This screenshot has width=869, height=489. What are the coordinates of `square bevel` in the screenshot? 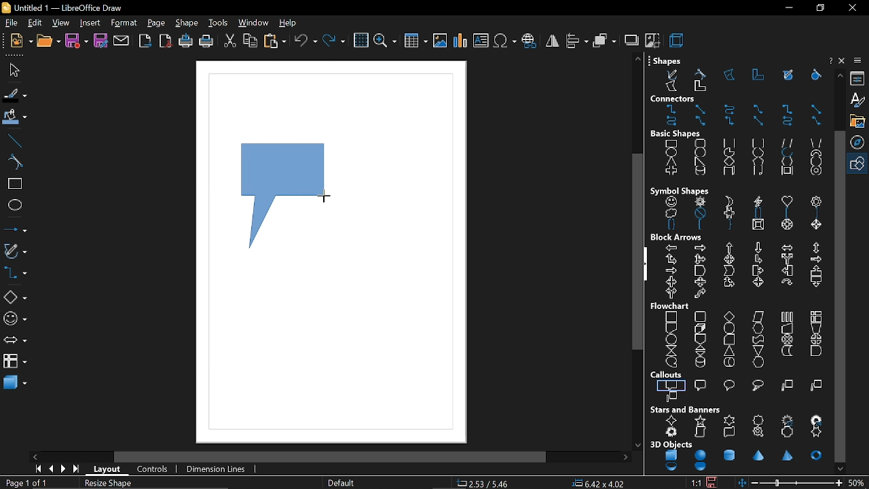 It's located at (758, 226).